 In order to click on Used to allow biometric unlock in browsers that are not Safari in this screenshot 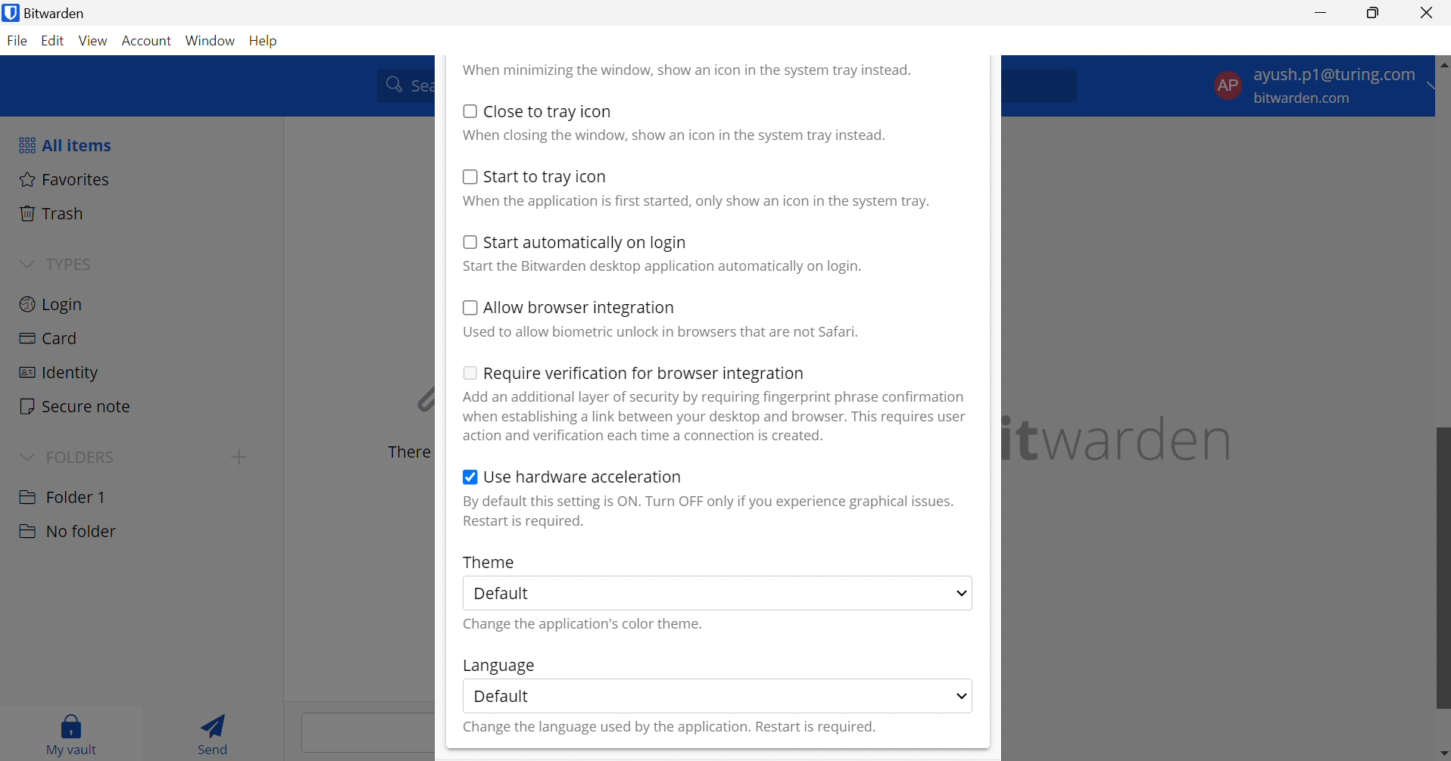, I will do `click(660, 332)`.